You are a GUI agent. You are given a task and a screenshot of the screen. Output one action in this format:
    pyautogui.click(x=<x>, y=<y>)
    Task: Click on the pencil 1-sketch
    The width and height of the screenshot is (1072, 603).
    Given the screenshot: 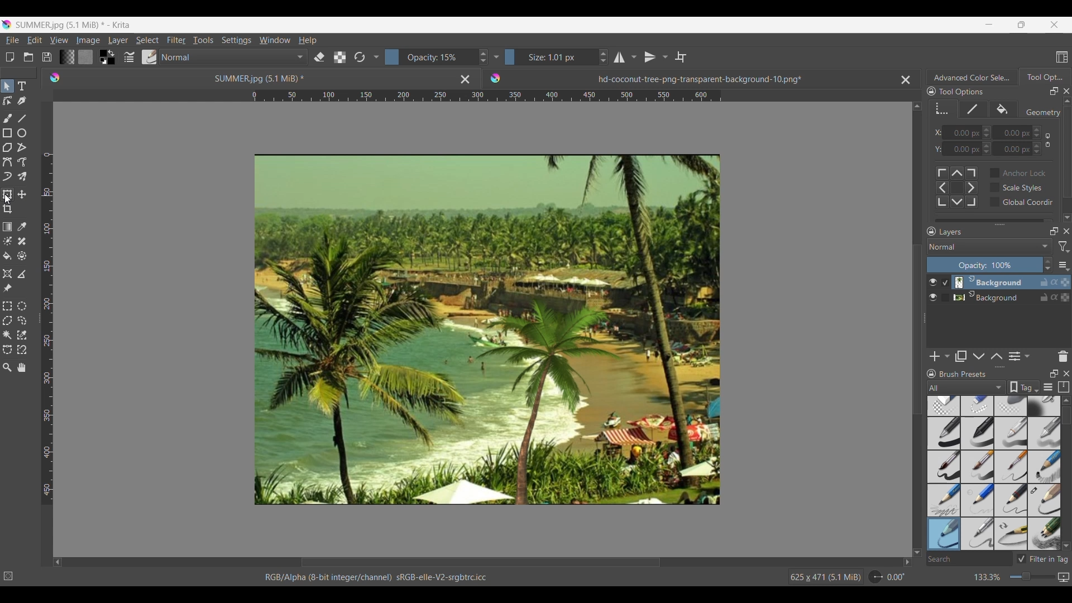 What is the action you would take?
    pyautogui.click(x=1045, y=467)
    